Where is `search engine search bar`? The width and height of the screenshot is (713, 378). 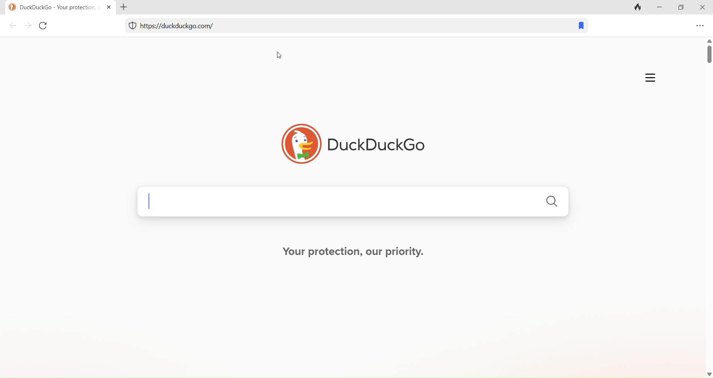
search engine search bar is located at coordinates (352, 203).